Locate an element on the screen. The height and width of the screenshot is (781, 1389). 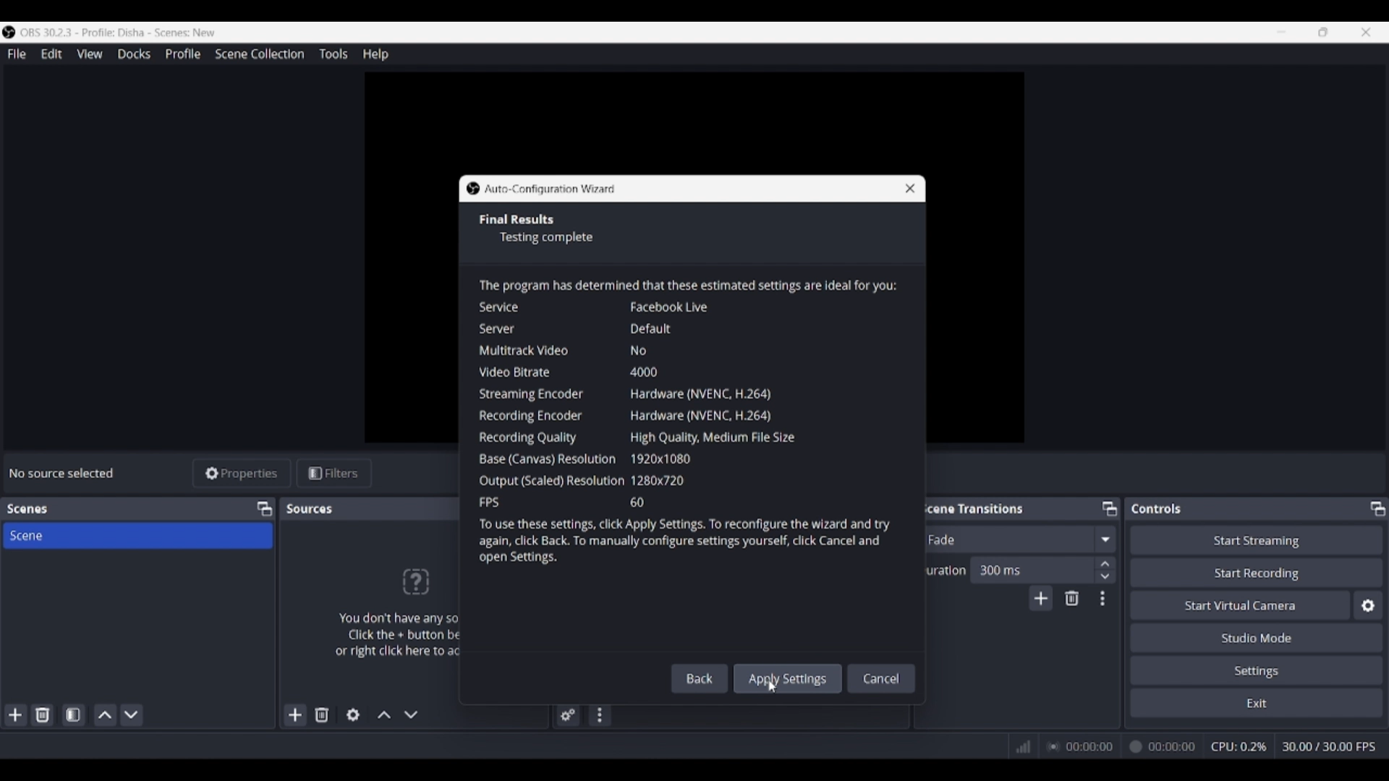
Configure virtual camera is located at coordinates (1368, 605).